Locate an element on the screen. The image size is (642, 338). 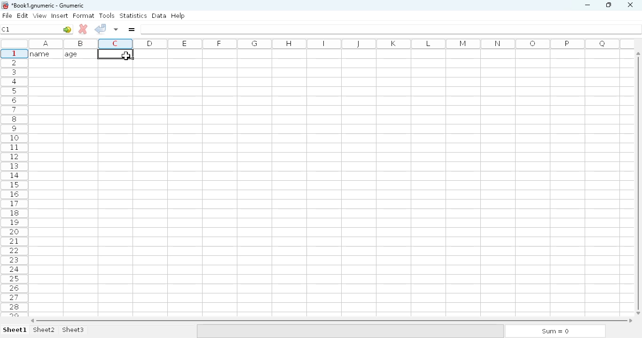
title is located at coordinates (48, 6).